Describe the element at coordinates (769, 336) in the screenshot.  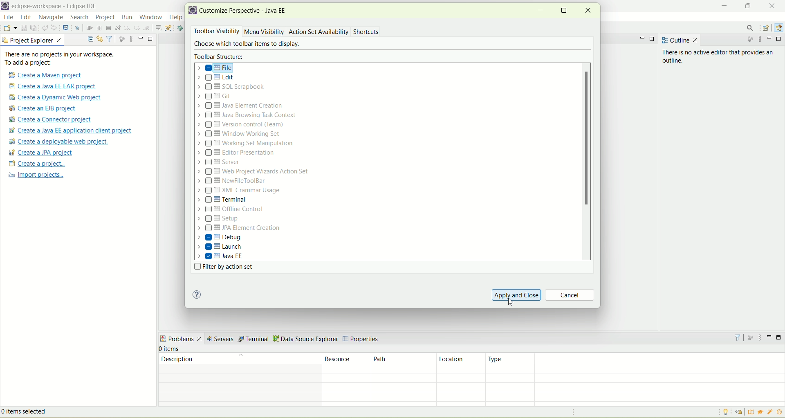
I see `minimize` at that location.